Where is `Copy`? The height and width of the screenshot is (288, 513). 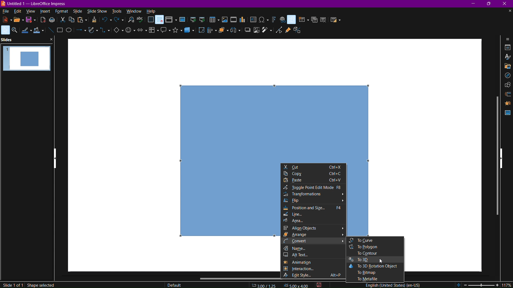 Copy is located at coordinates (315, 174).